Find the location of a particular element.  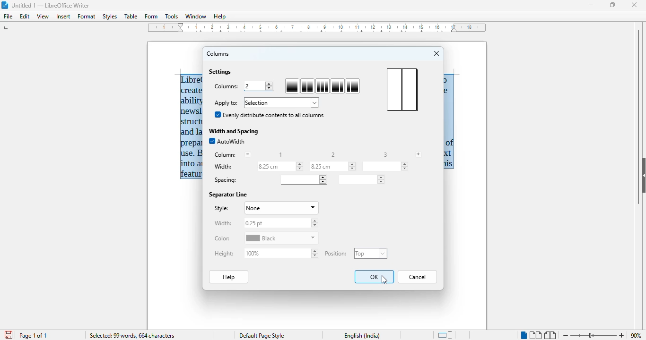

zoom in is located at coordinates (622, 335).